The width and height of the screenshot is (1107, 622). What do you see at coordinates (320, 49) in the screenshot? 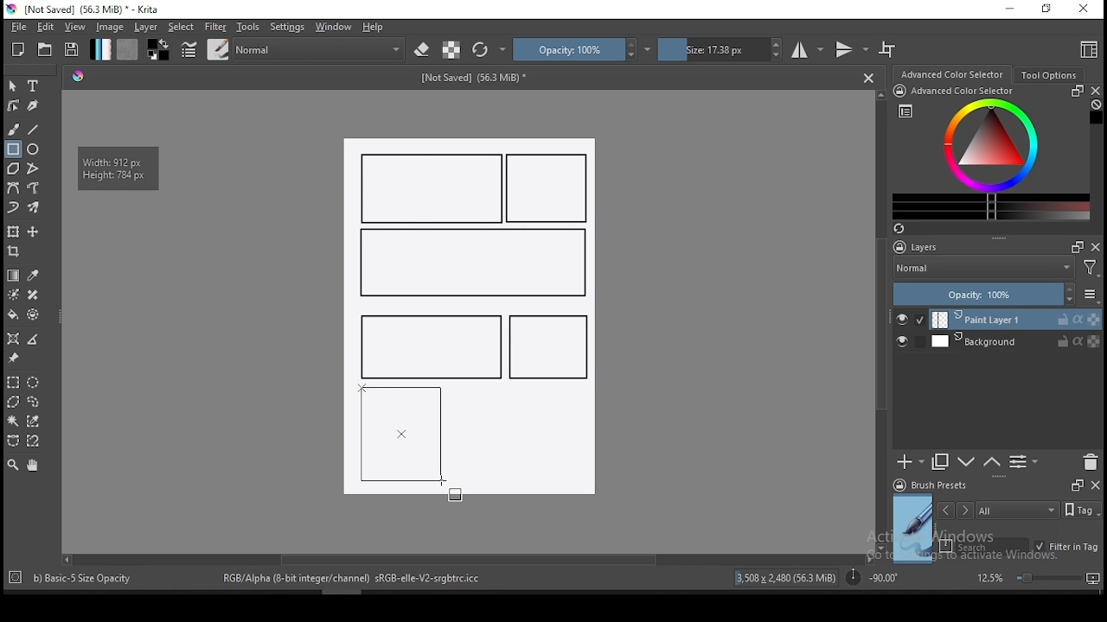
I see `blending mode` at bounding box center [320, 49].